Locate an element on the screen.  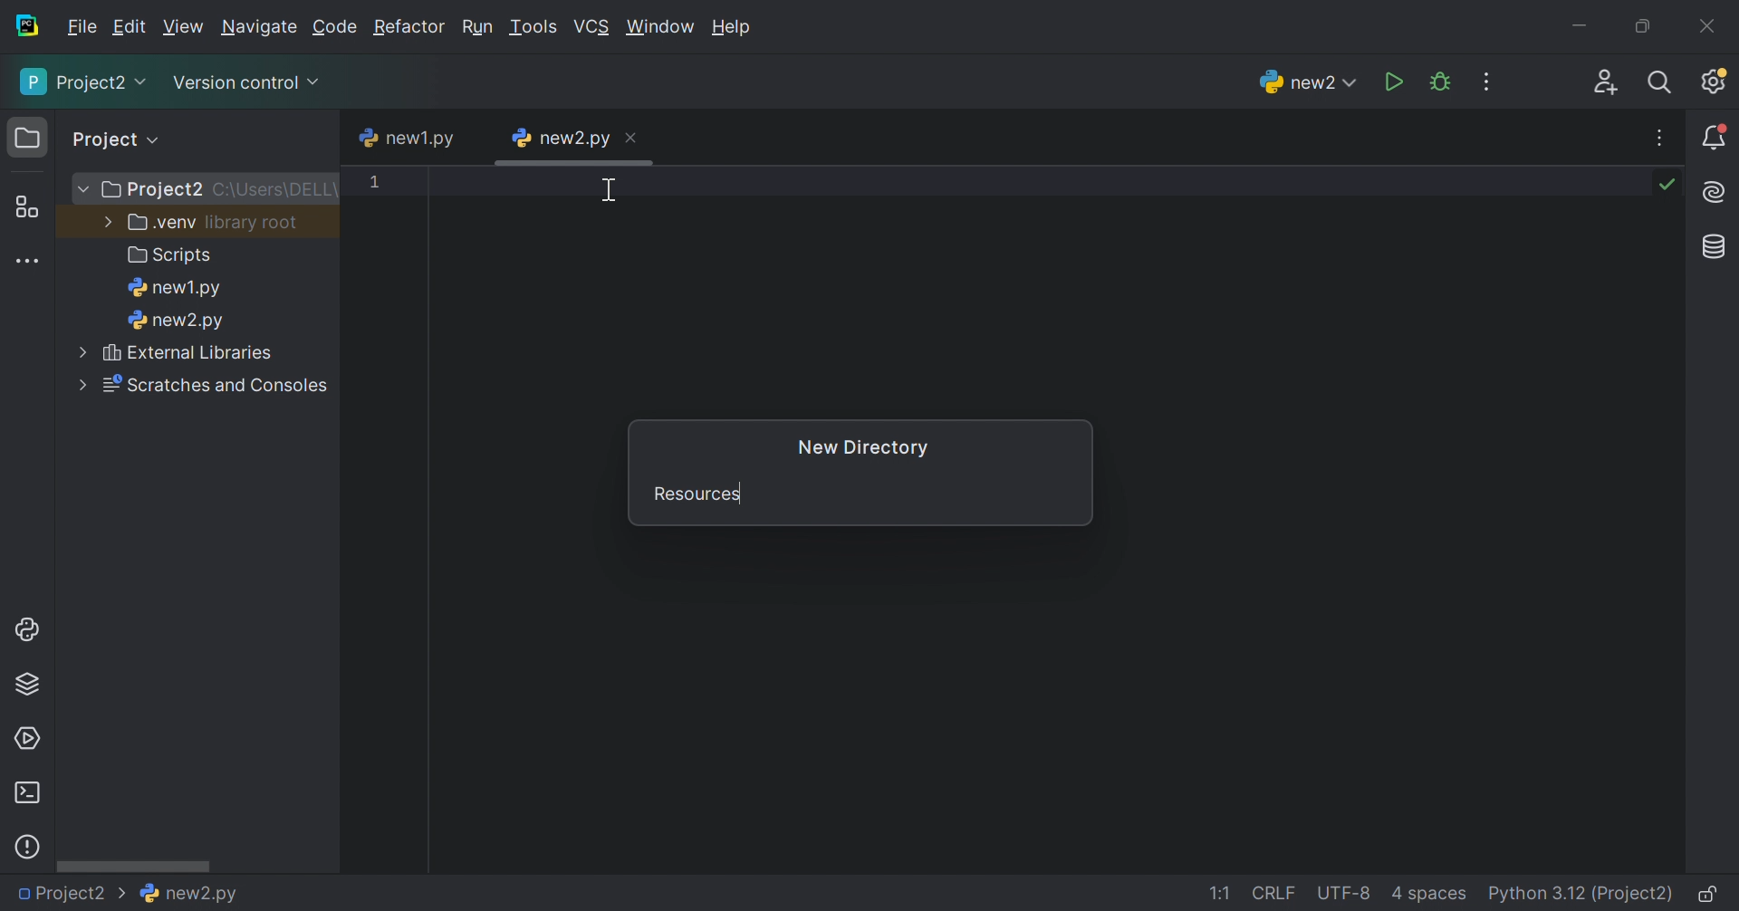
library.root is located at coordinates (251, 225).